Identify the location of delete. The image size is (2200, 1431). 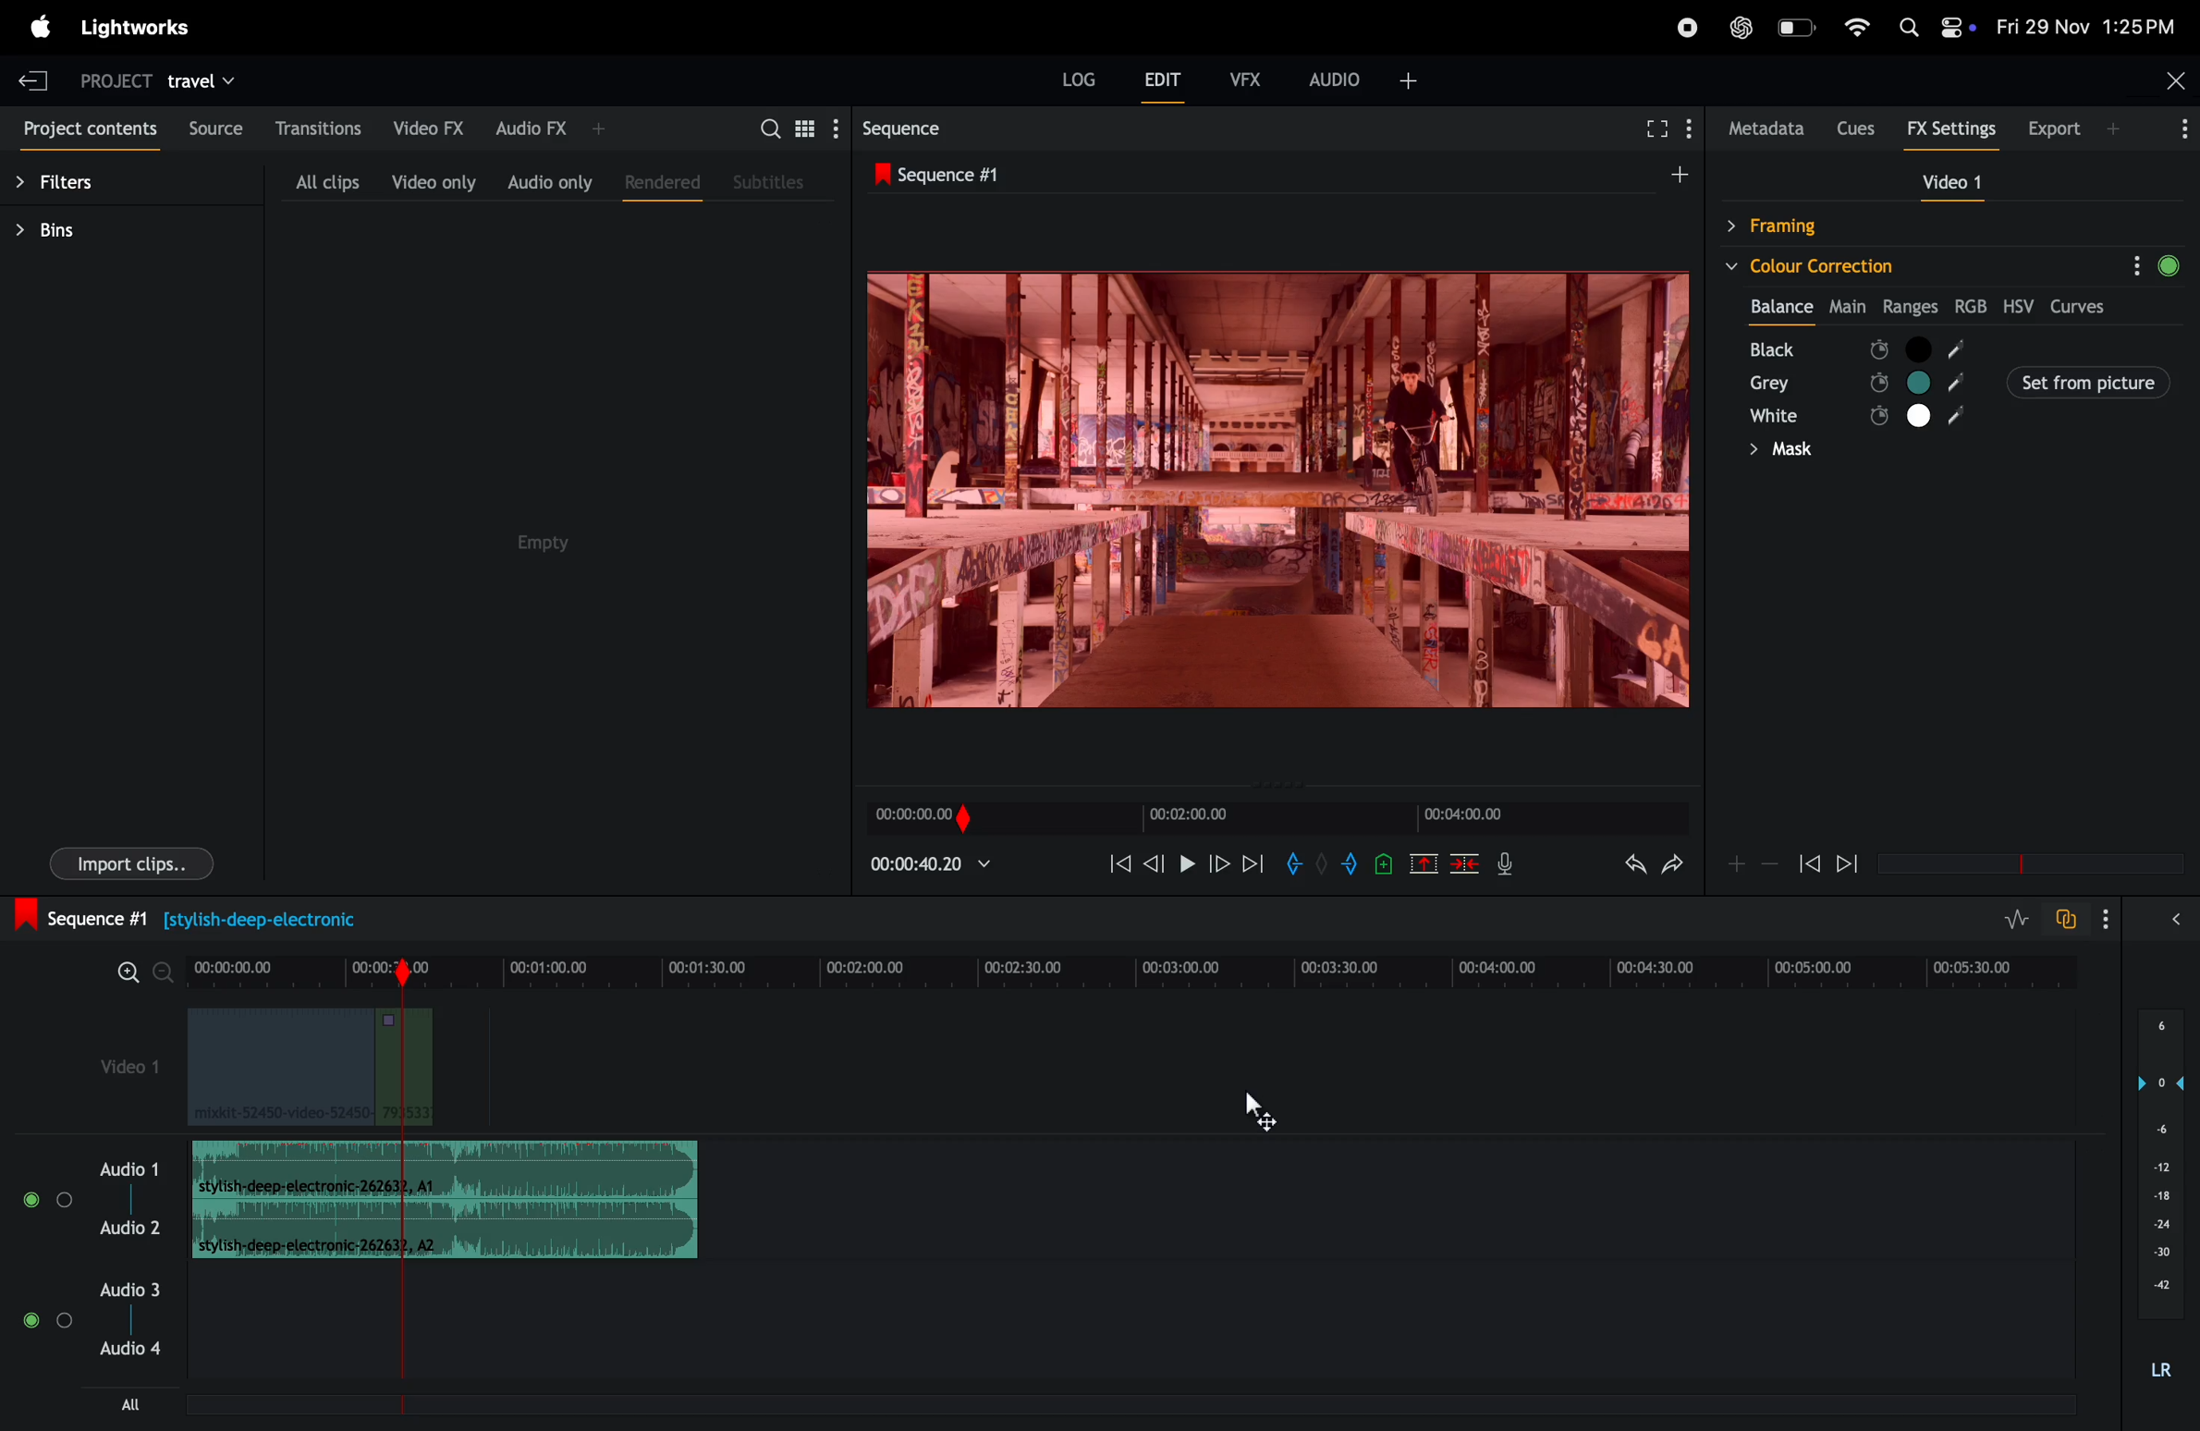
(1465, 866).